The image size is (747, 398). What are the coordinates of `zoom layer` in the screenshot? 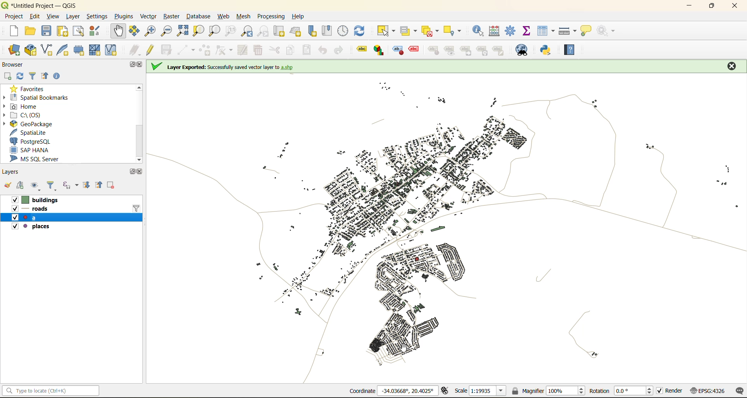 It's located at (214, 31).